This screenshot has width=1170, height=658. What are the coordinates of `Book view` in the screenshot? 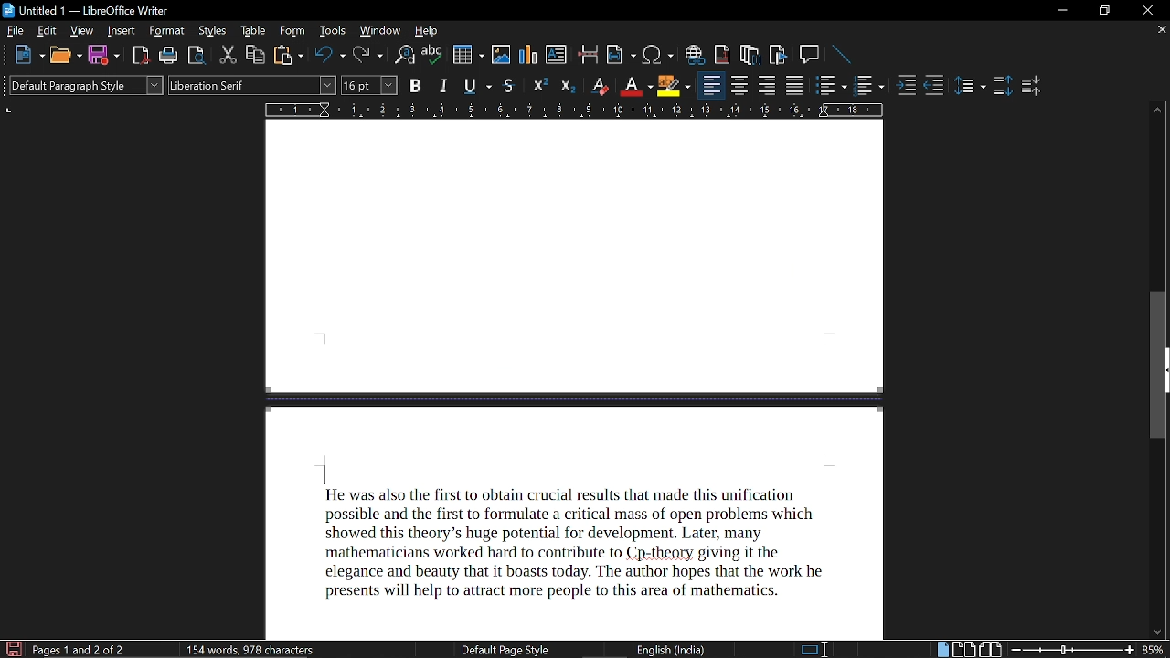 It's located at (993, 650).